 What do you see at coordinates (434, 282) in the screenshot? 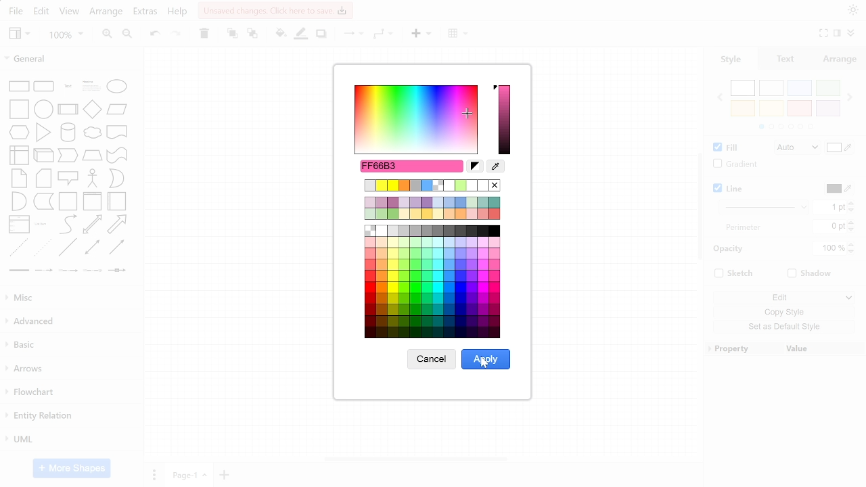
I see `All colors` at bounding box center [434, 282].